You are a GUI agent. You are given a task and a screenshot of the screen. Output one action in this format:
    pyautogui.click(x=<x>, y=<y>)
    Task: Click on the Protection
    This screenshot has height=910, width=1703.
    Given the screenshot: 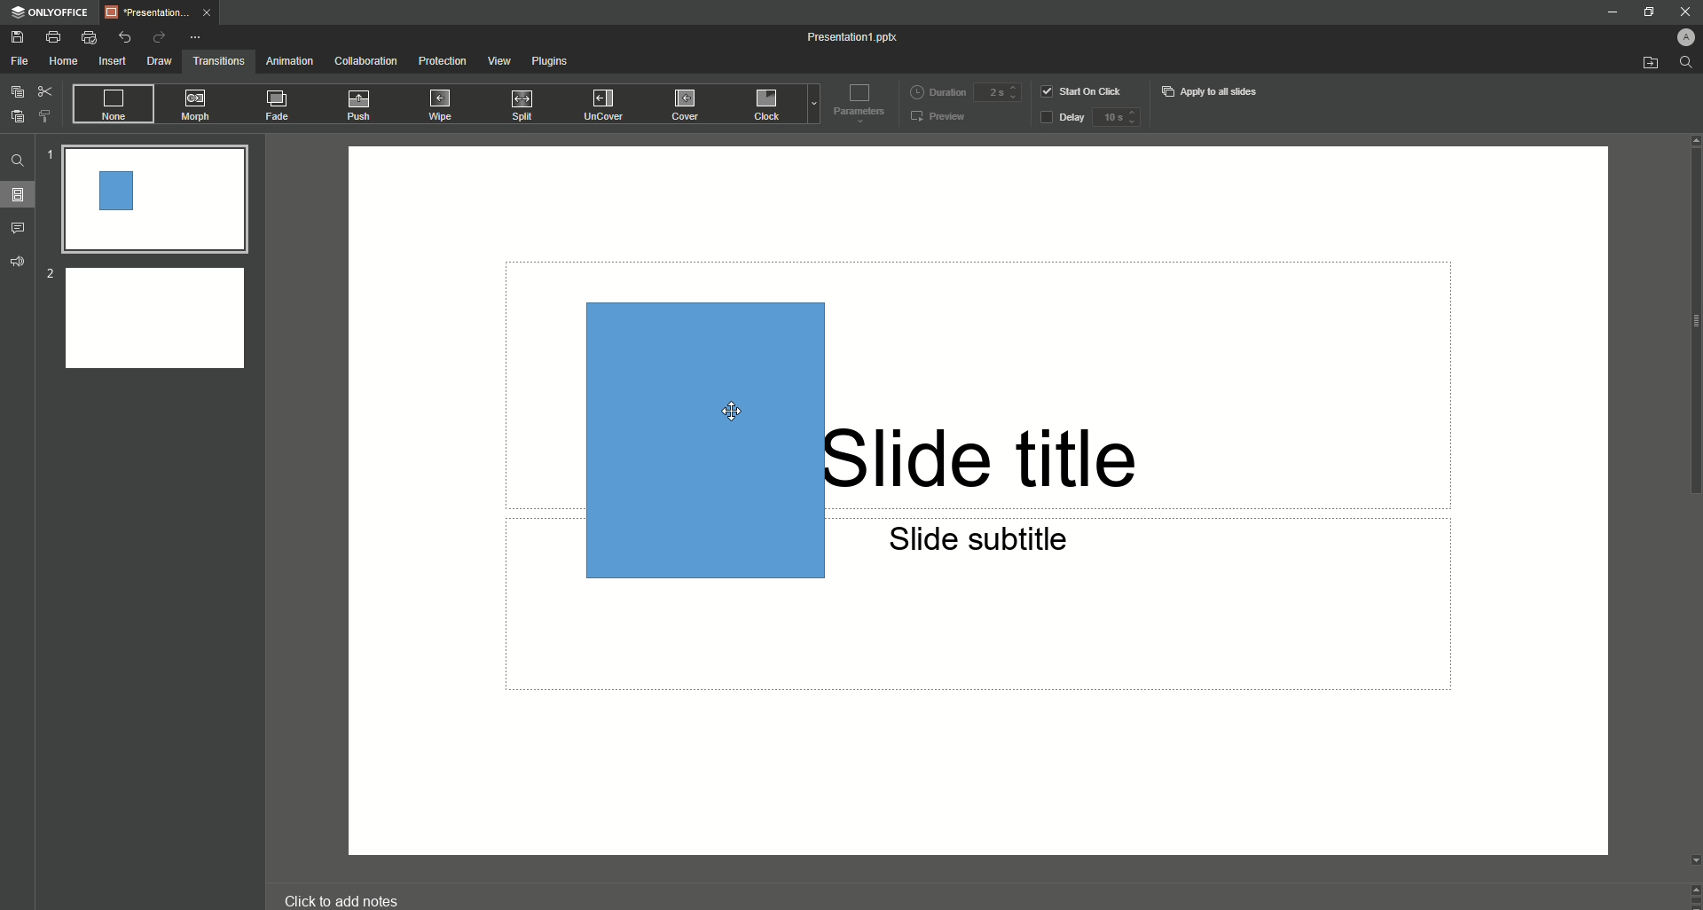 What is the action you would take?
    pyautogui.click(x=443, y=61)
    